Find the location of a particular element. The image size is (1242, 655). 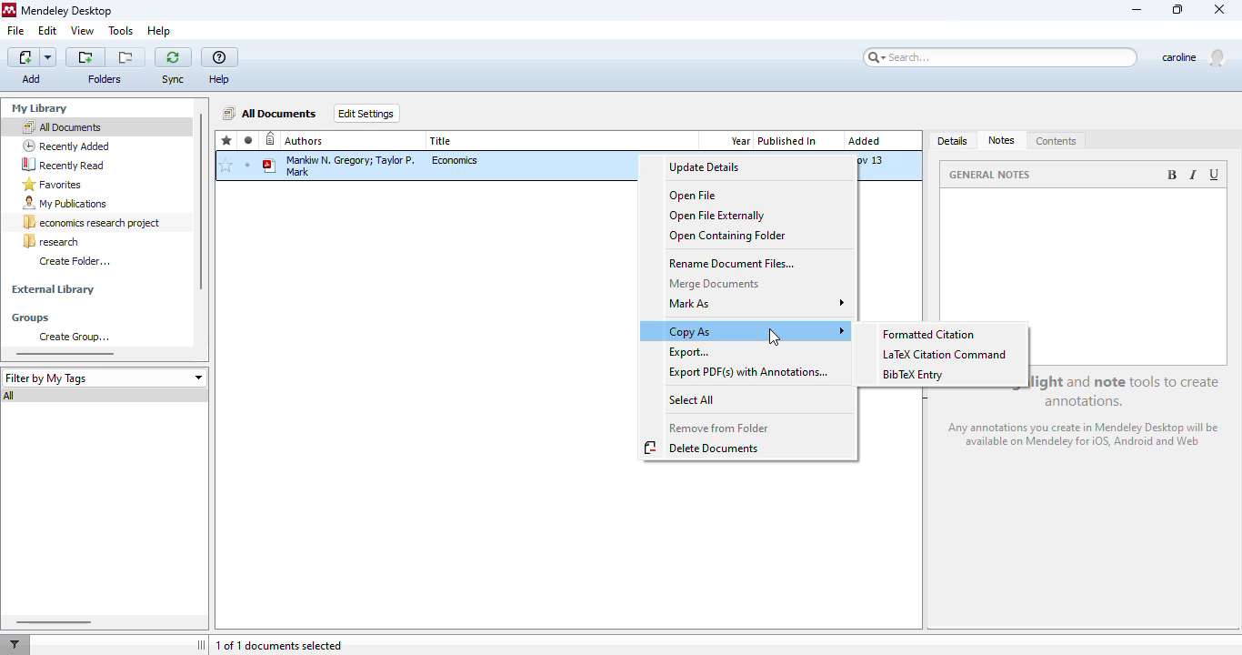

unread is located at coordinates (247, 165).